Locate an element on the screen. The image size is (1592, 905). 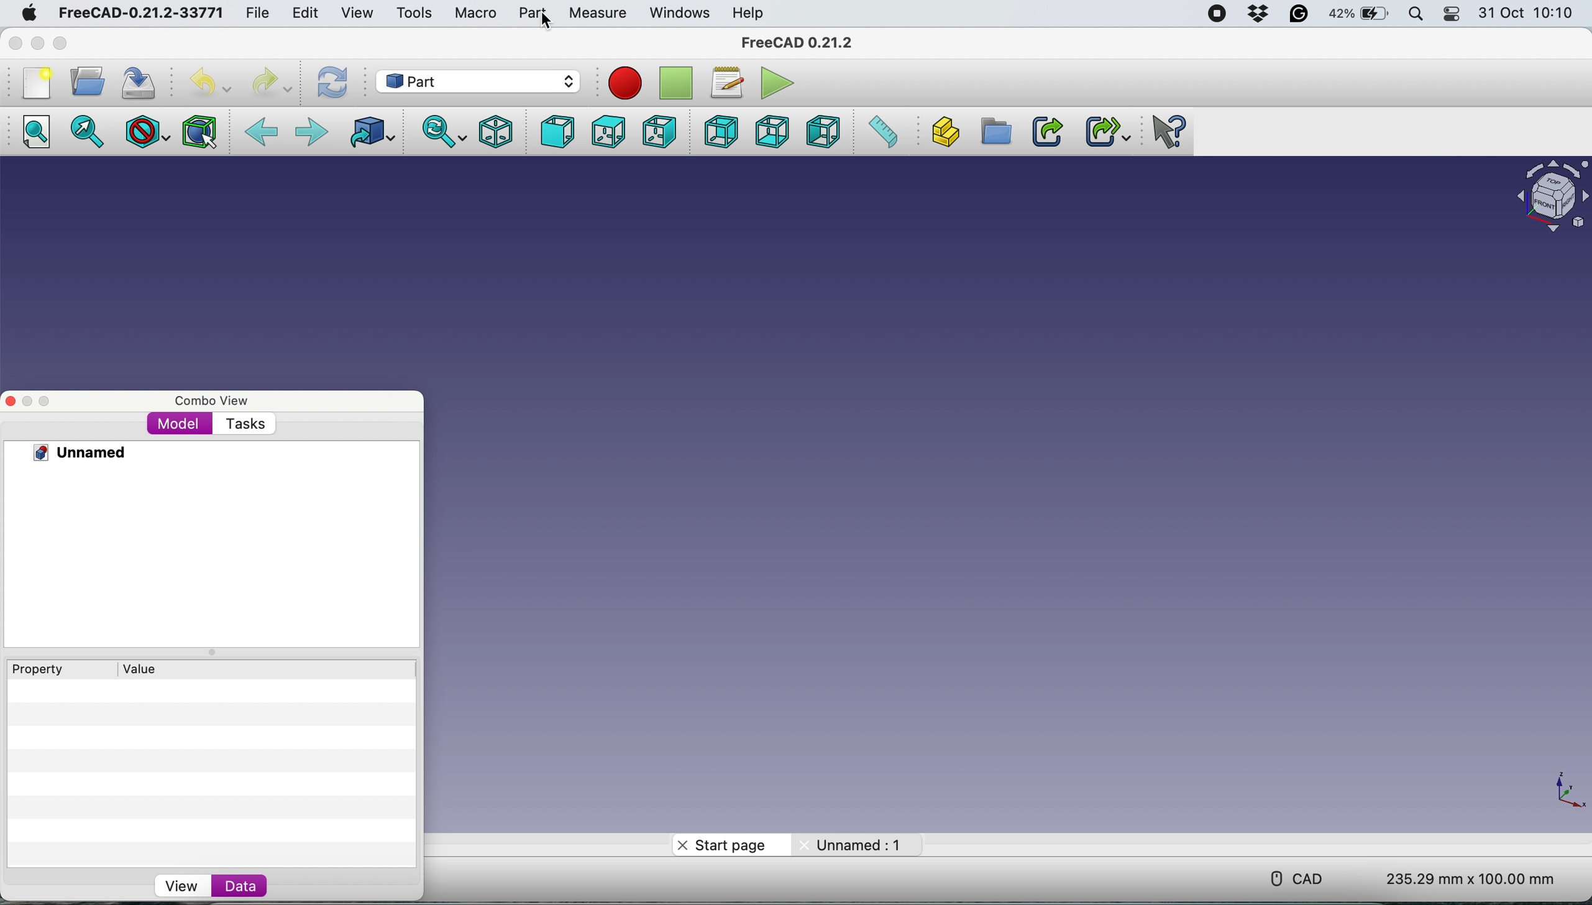
Bounding box is located at coordinates (199, 132).